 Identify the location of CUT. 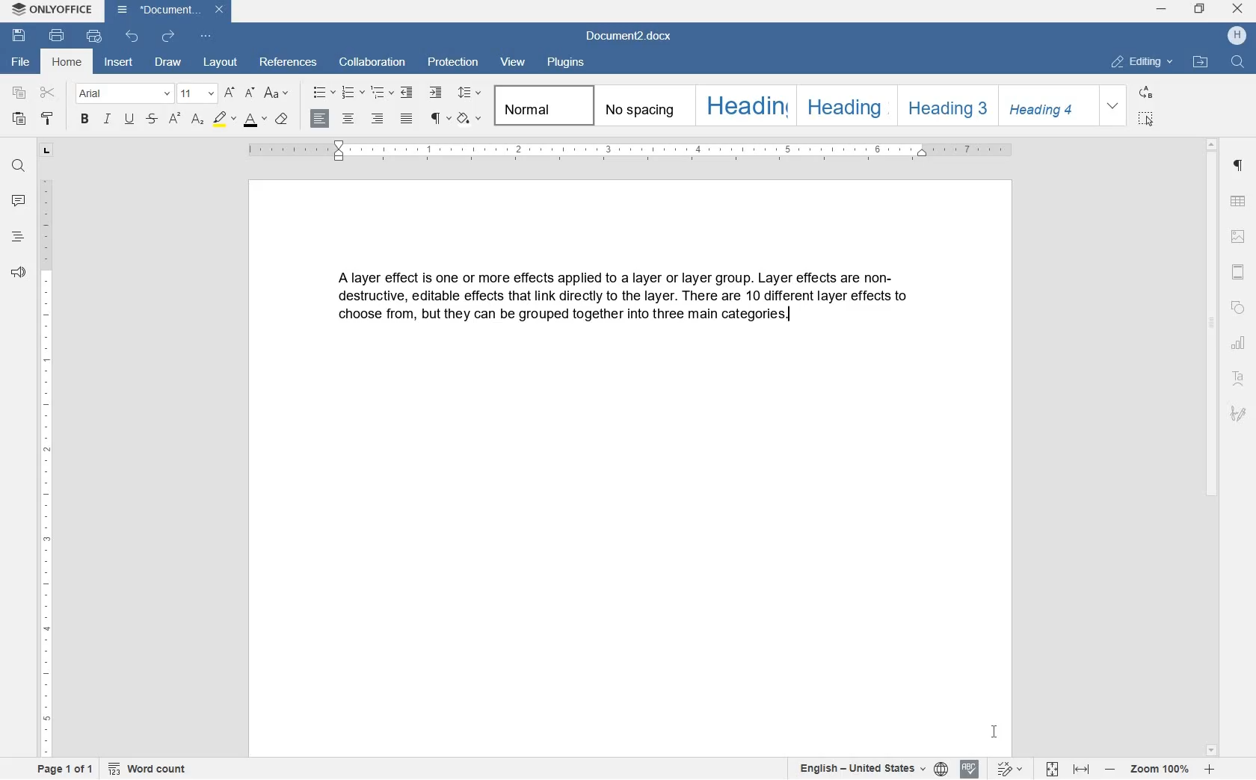
(49, 93).